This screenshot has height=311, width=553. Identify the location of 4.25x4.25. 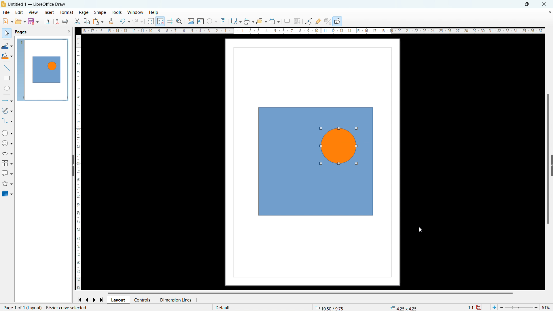
(404, 308).